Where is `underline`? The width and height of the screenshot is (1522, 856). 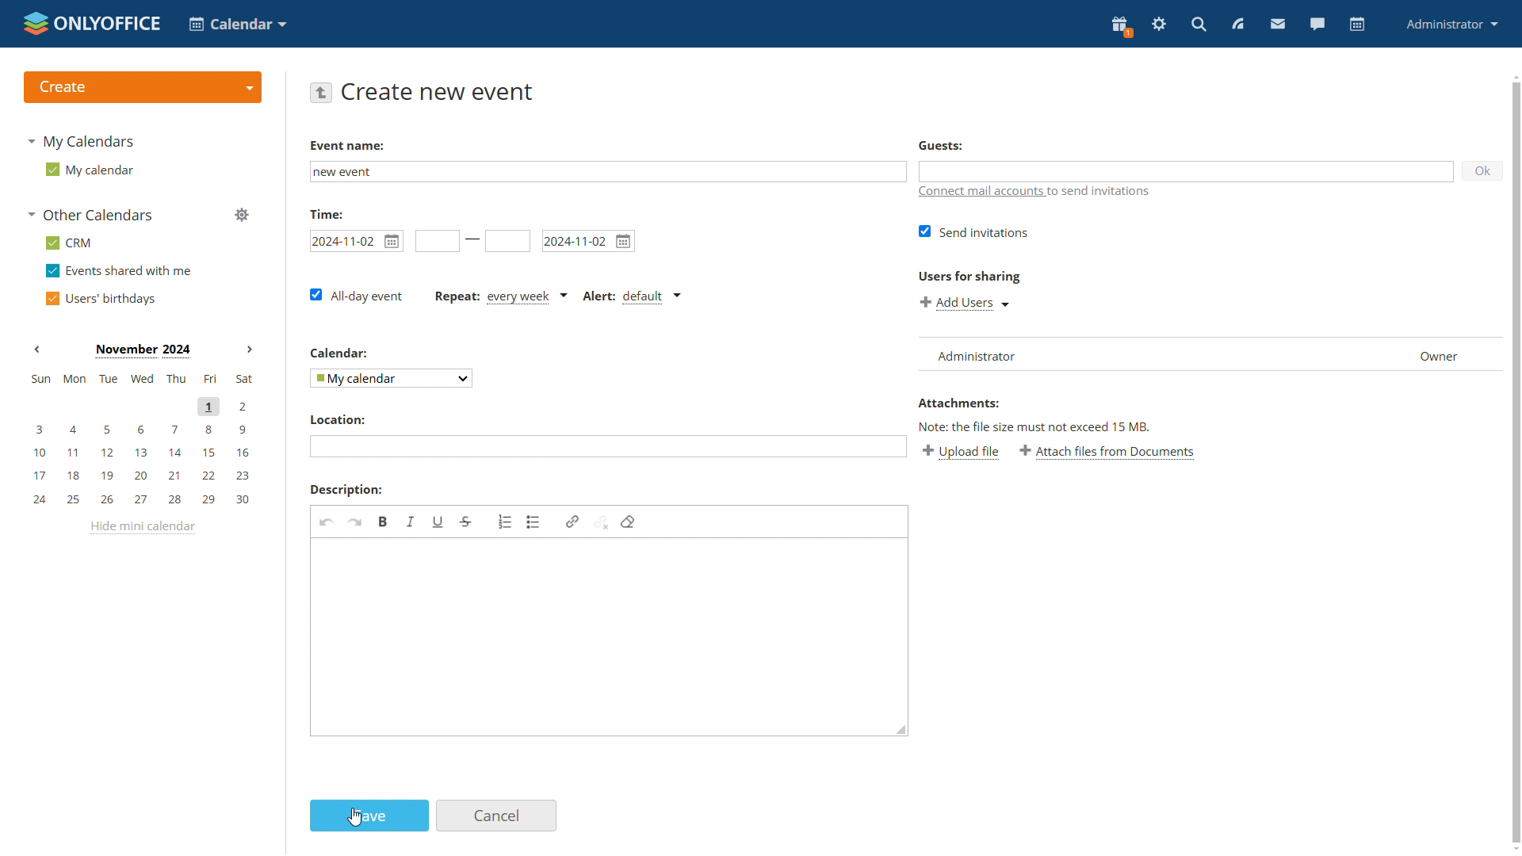
underline is located at coordinates (438, 522).